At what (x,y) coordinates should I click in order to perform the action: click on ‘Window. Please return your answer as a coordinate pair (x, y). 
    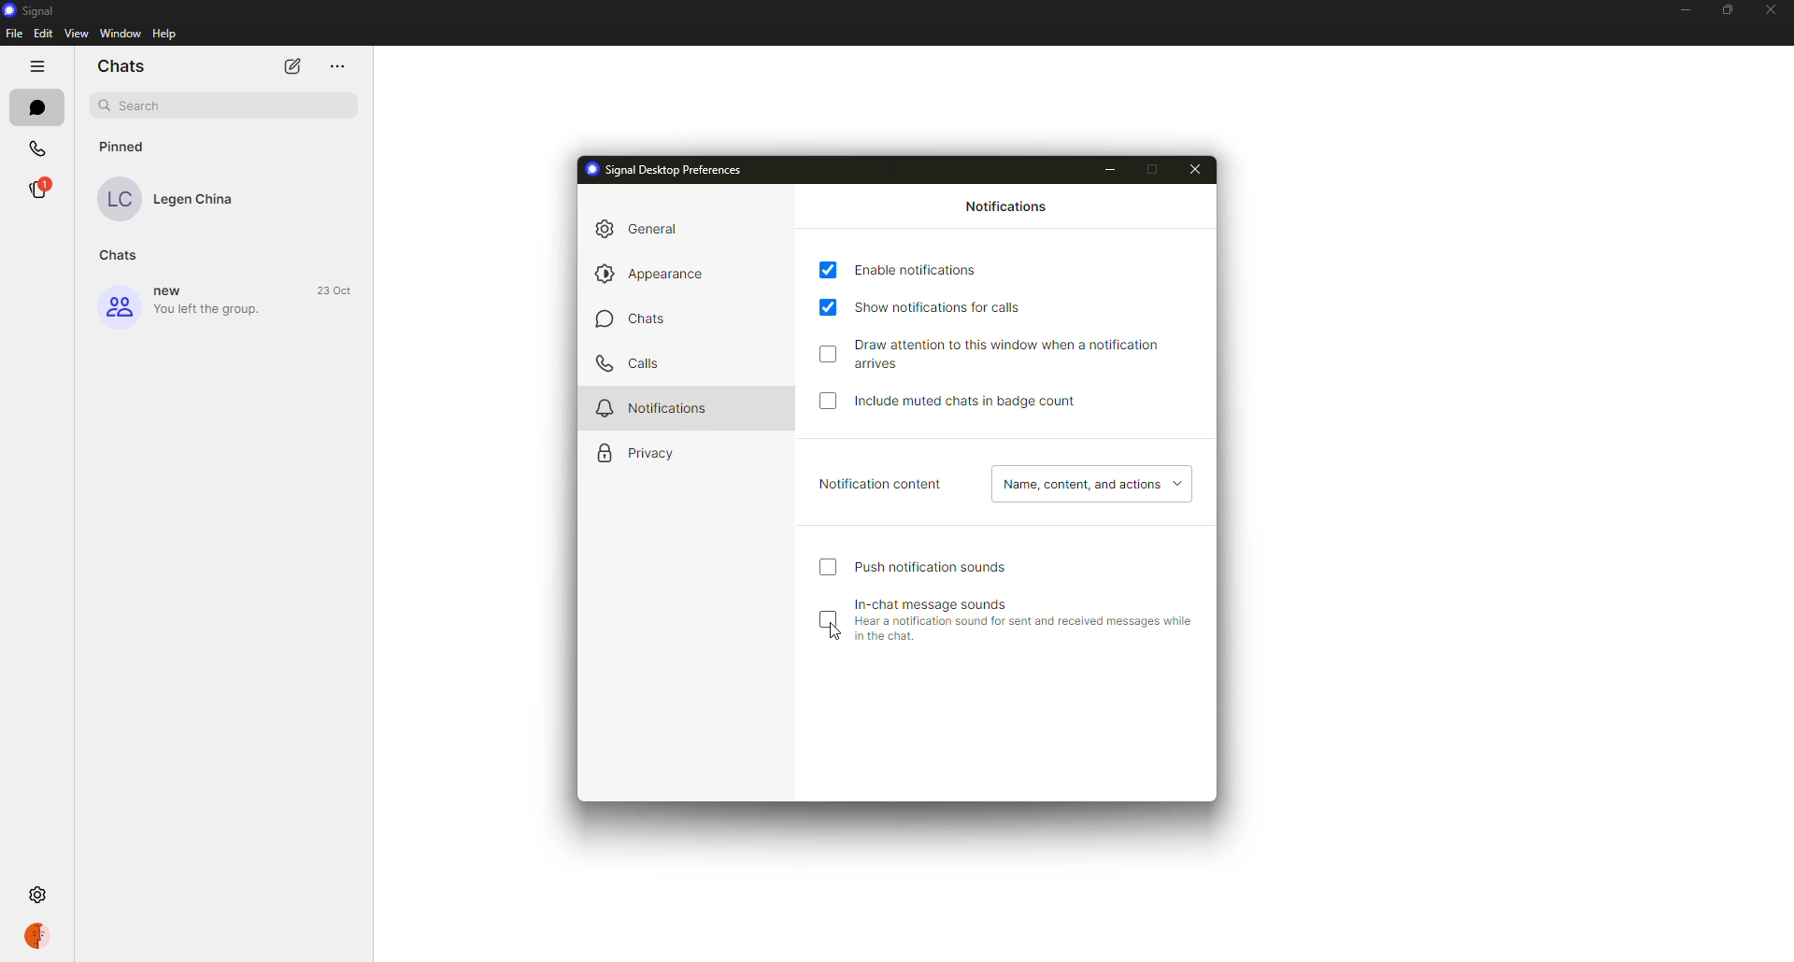
    Looking at the image, I should click on (120, 33).